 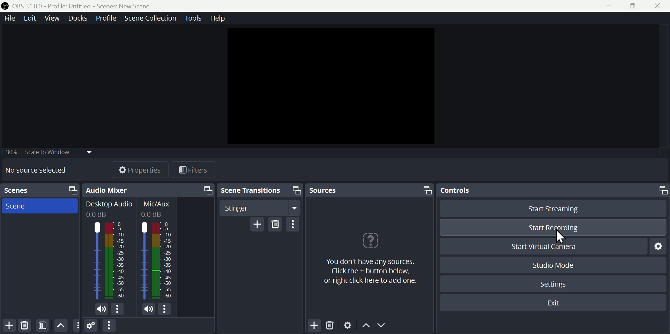 I want to click on speaker, so click(x=101, y=309).